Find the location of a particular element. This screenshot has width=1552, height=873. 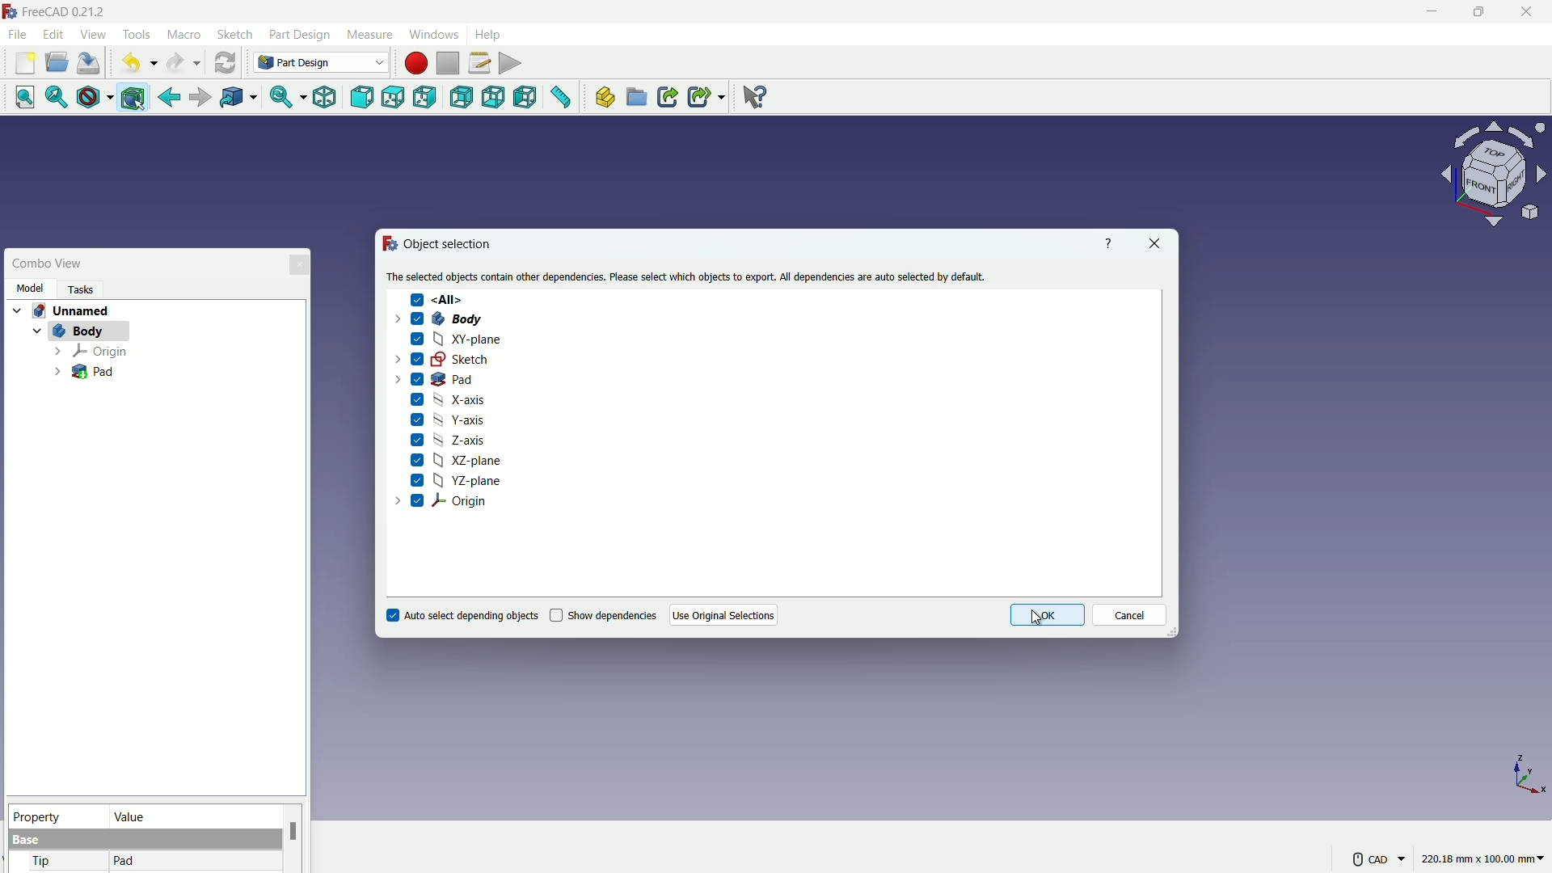

view is located at coordinates (92, 34).